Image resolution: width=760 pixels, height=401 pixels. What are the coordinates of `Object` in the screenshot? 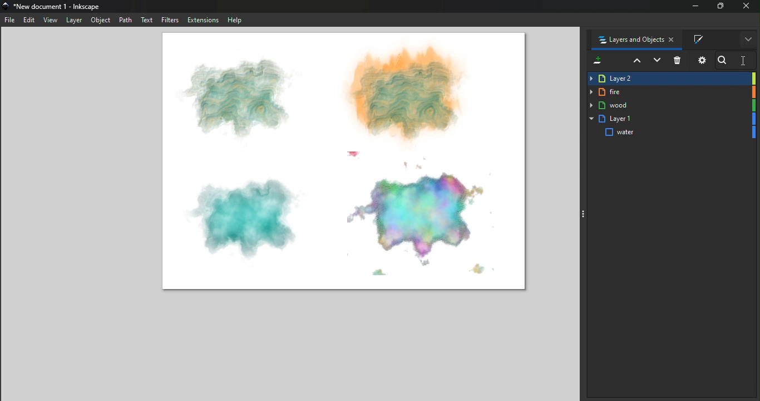 It's located at (101, 21).